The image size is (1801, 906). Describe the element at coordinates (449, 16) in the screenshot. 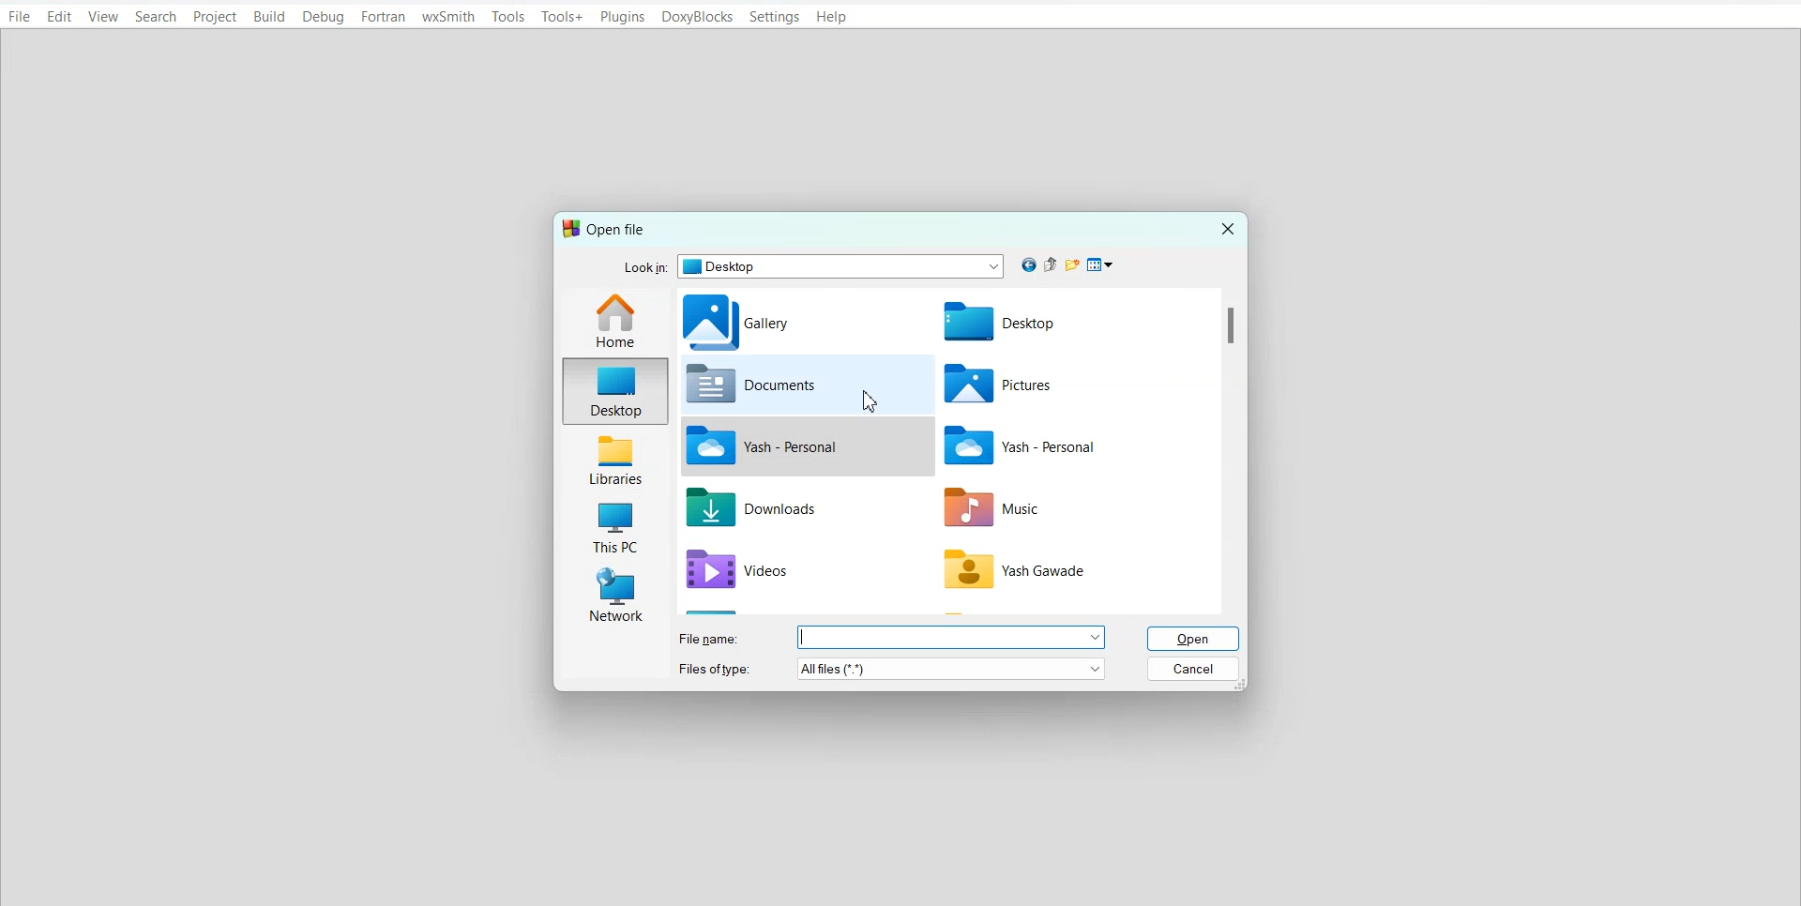

I see `wxSmith` at that location.